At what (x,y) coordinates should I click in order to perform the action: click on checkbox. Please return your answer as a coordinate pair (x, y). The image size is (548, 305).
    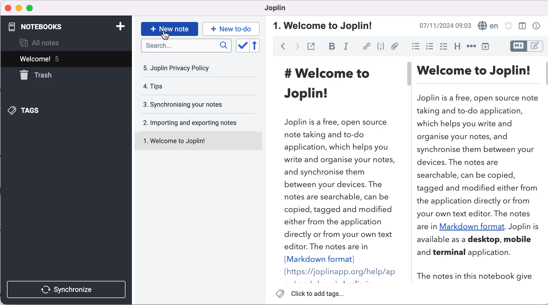
    Looking at the image, I should click on (444, 47).